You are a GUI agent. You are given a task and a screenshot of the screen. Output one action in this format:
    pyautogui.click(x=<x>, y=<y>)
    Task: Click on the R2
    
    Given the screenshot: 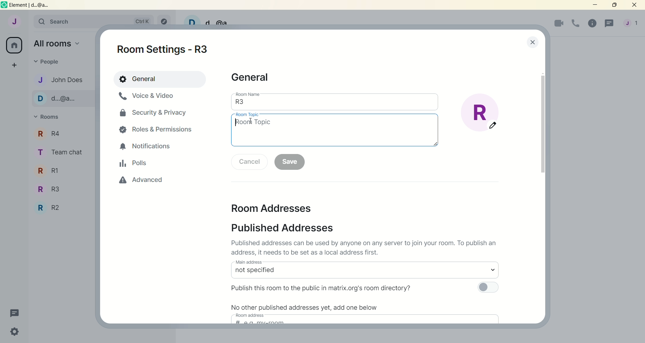 What is the action you would take?
    pyautogui.click(x=61, y=206)
    